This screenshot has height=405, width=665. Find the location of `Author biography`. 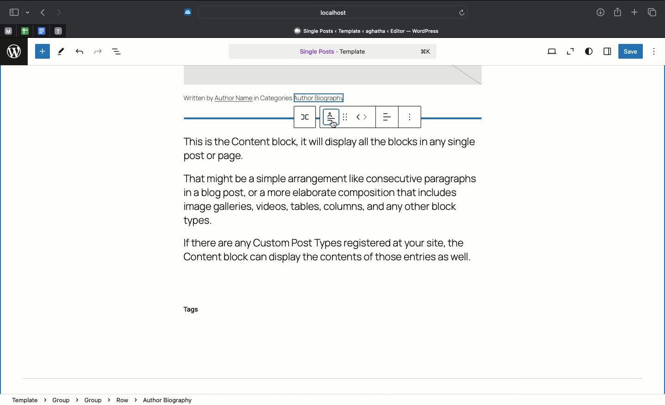

Author biography is located at coordinates (322, 97).